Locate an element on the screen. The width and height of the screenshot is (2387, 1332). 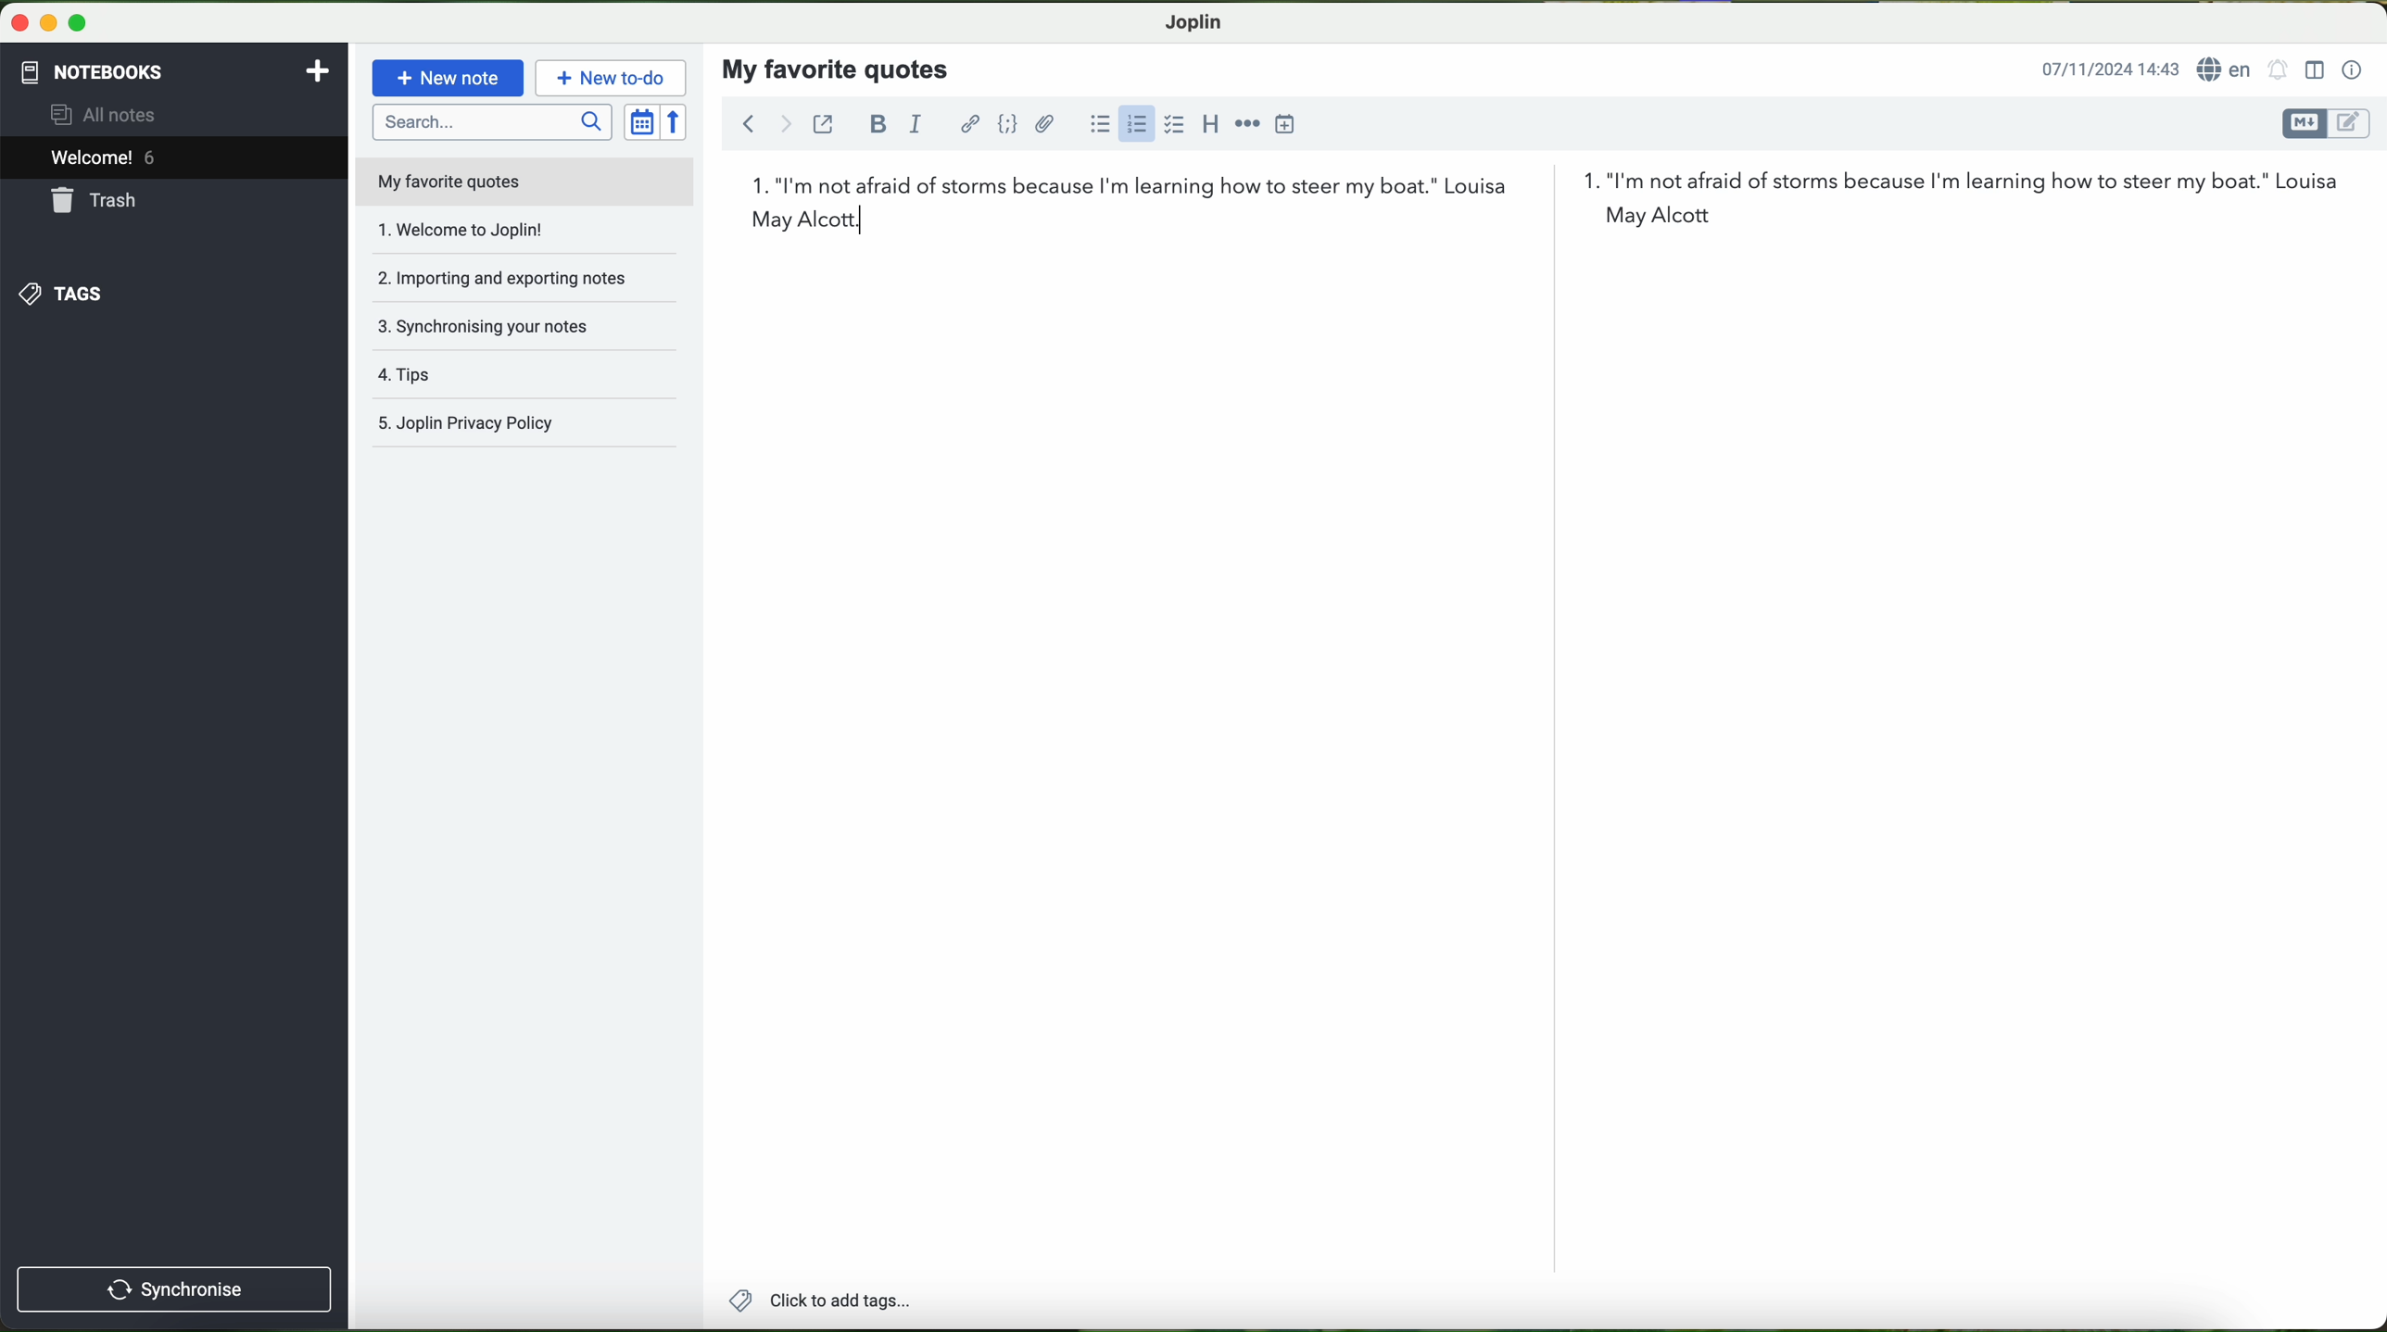
tags is located at coordinates (521, 374).